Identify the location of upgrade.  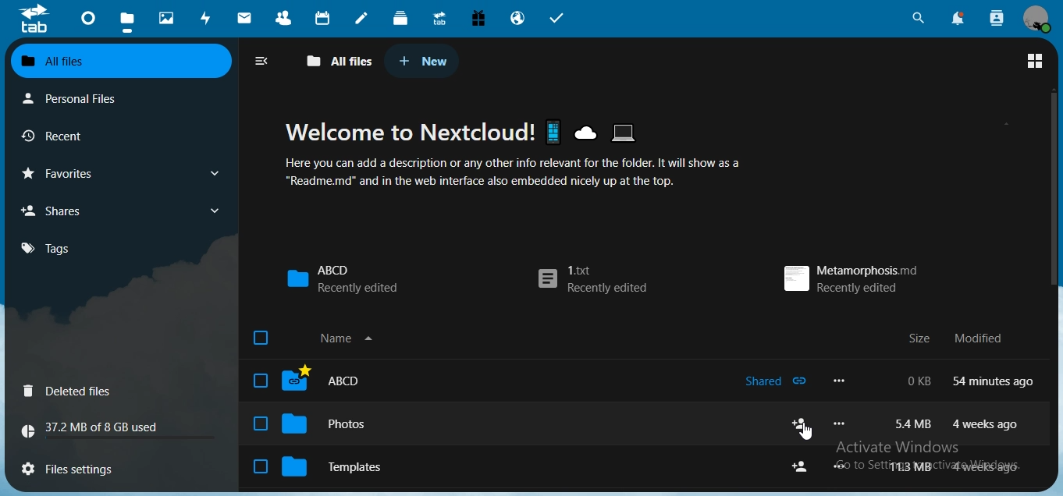
(443, 20).